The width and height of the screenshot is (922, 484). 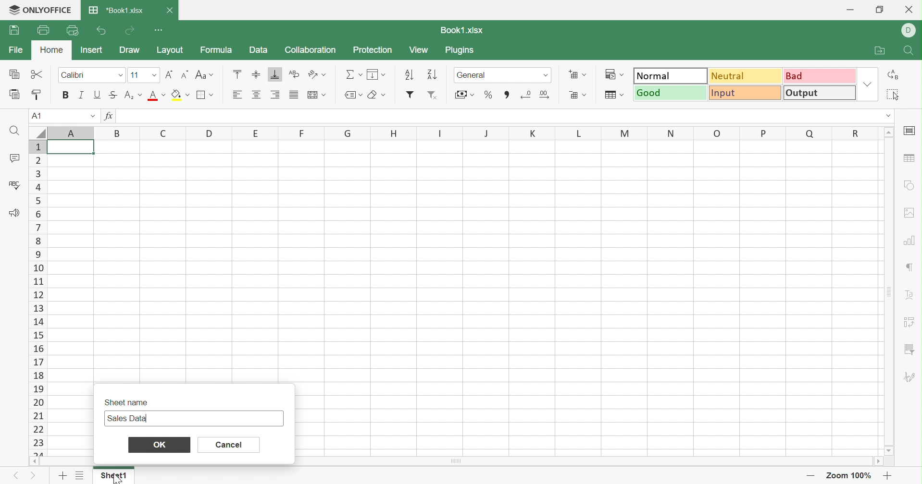 I want to click on Text Art settings, so click(x=910, y=293).